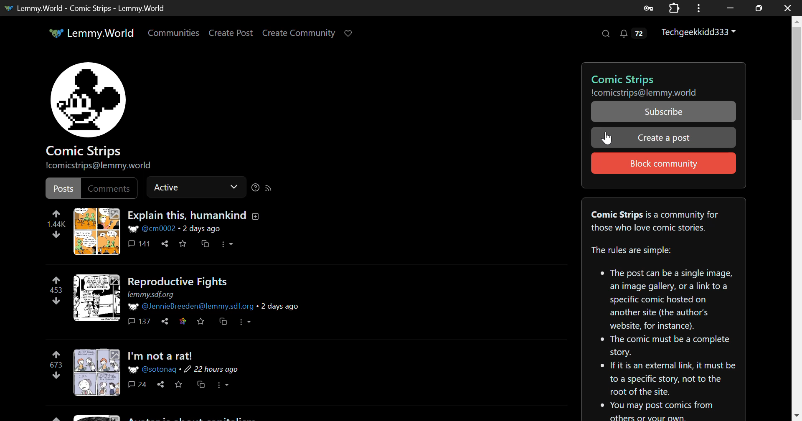 The height and width of the screenshot is (421, 802). What do you see at coordinates (202, 322) in the screenshot?
I see `Save` at bounding box center [202, 322].